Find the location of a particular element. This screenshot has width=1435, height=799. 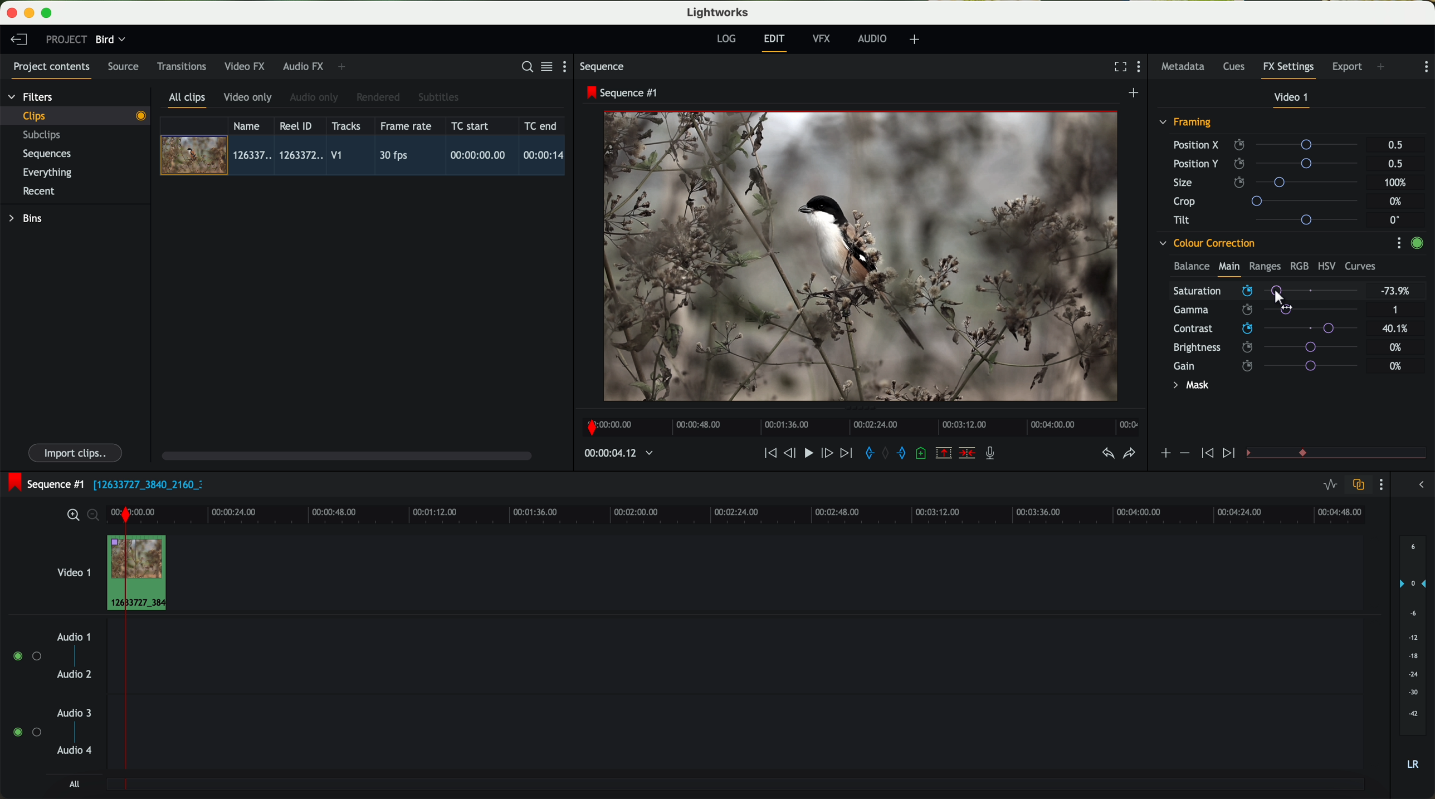

mouse up is located at coordinates (1281, 296).